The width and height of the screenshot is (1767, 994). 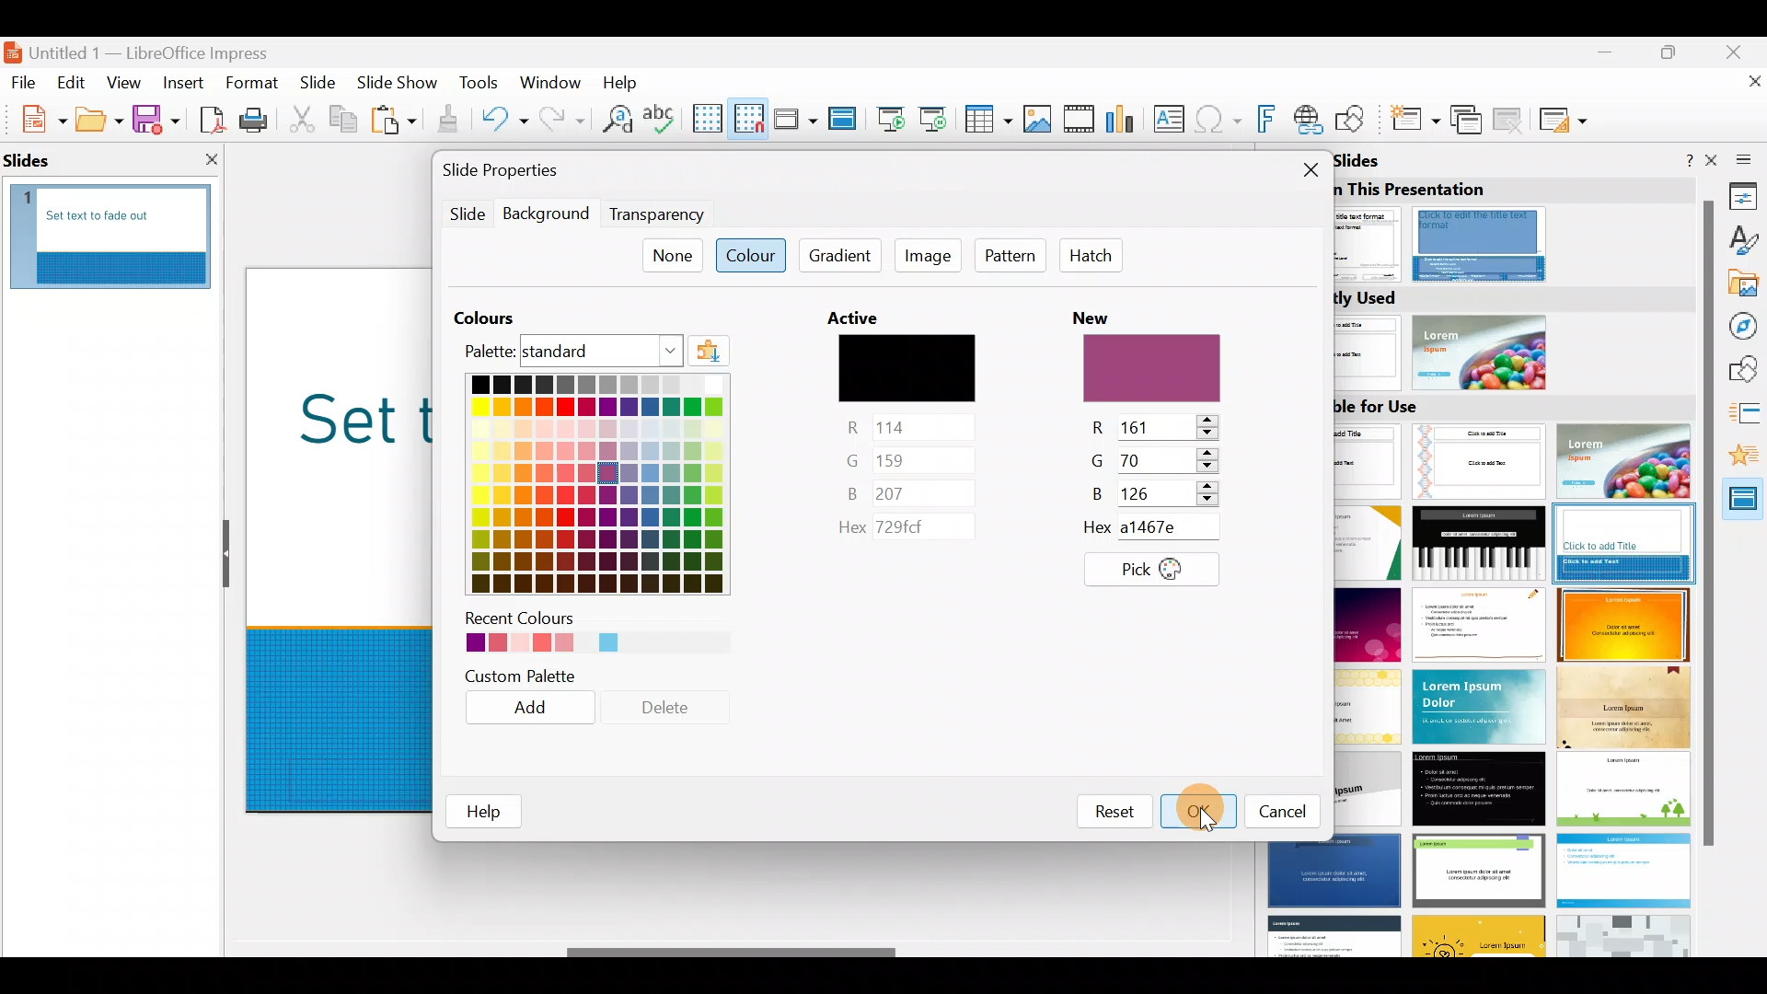 I want to click on Slide pane, so click(x=121, y=222).